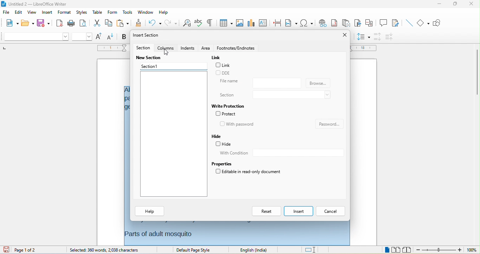  What do you see at coordinates (35, 37) in the screenshot?
I see `font name` at bounding box center [35, 37].